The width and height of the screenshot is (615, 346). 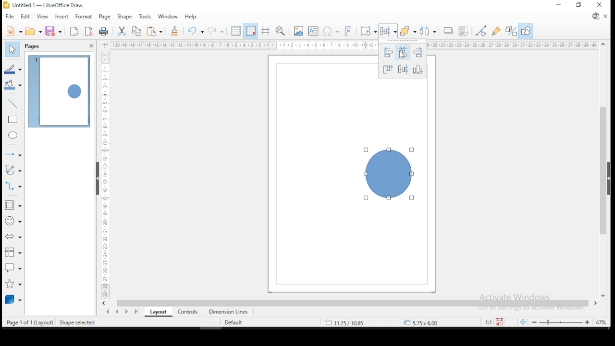 What do you see at coordinates (330, 30) in the screenshot?
I see `insert special characters` at bounding box center [330, 30].